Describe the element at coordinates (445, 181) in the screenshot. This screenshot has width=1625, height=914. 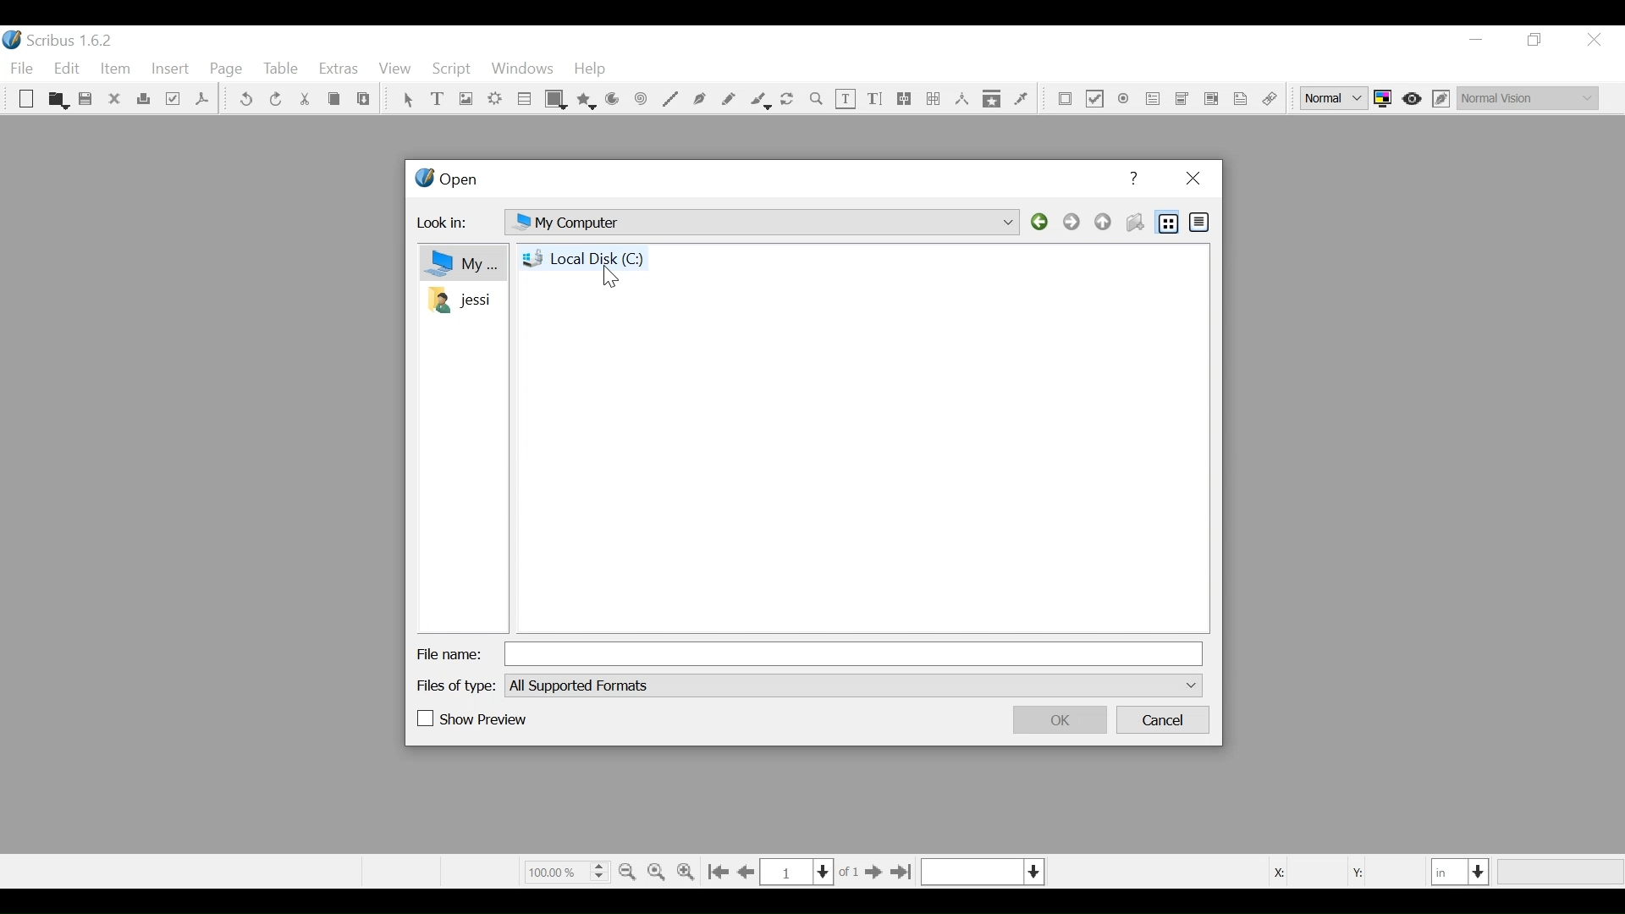
I see `Open` at that location.